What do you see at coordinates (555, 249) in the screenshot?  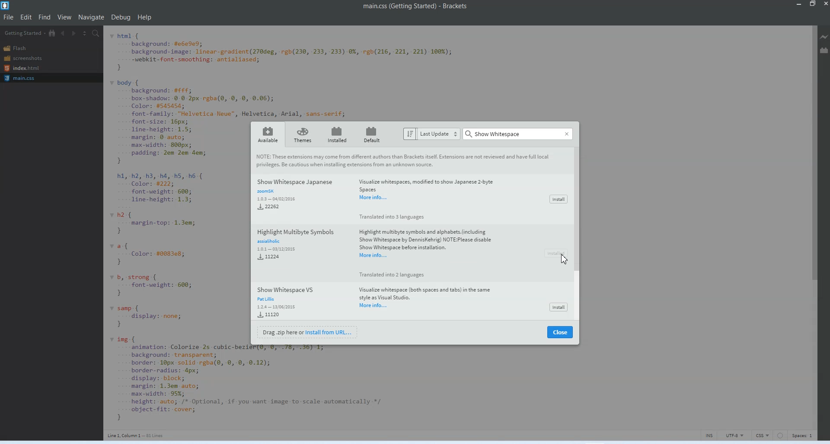 I see `Installed` at bounding box center [555, 249].